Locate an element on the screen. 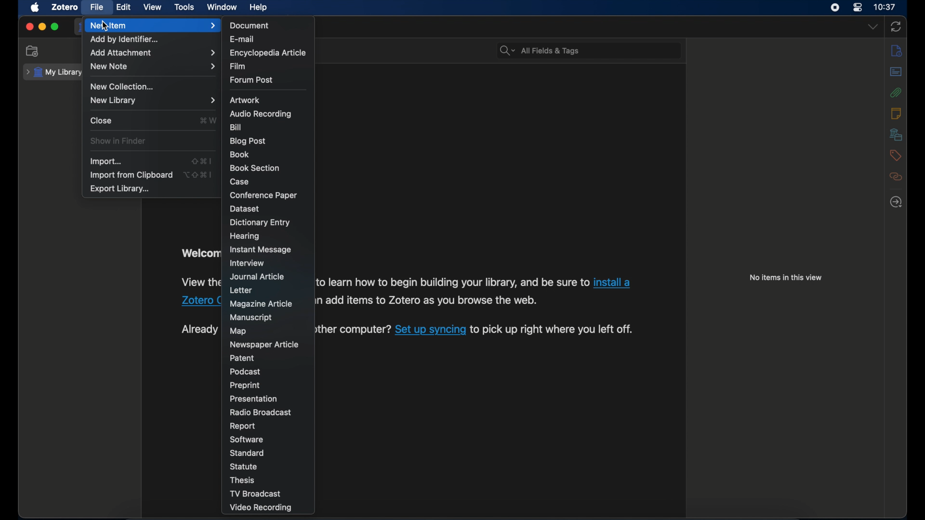 This screenshot has height=520, width=925. software information is located at coordinates (200, 284).